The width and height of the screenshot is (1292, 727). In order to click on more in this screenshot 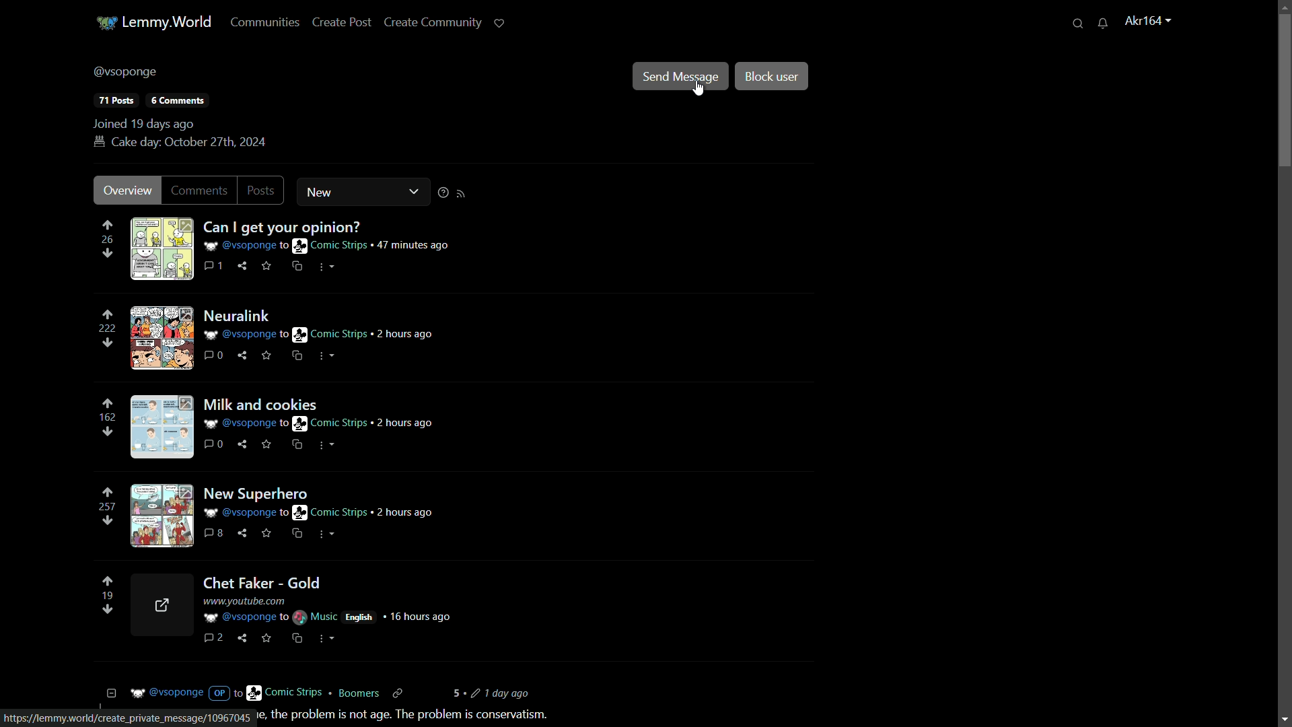, I will do `click(326, 267)`.